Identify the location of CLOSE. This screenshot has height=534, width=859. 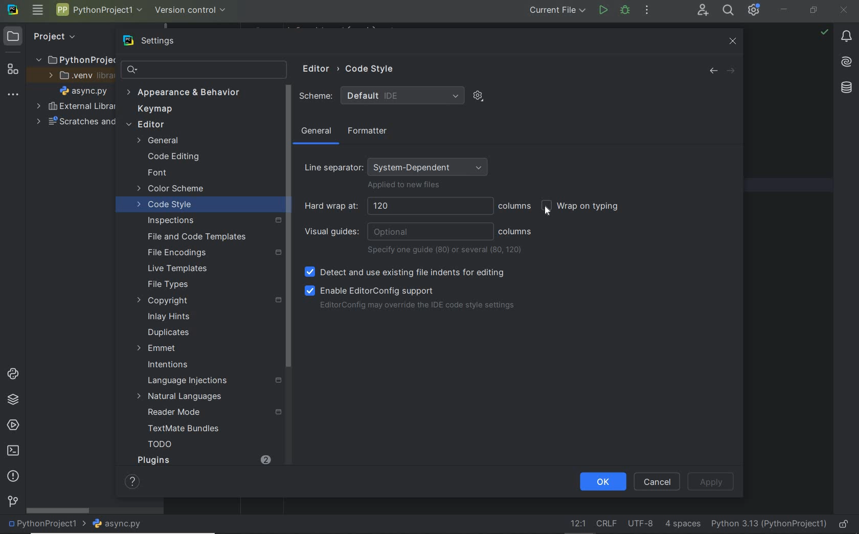
(844, 9).